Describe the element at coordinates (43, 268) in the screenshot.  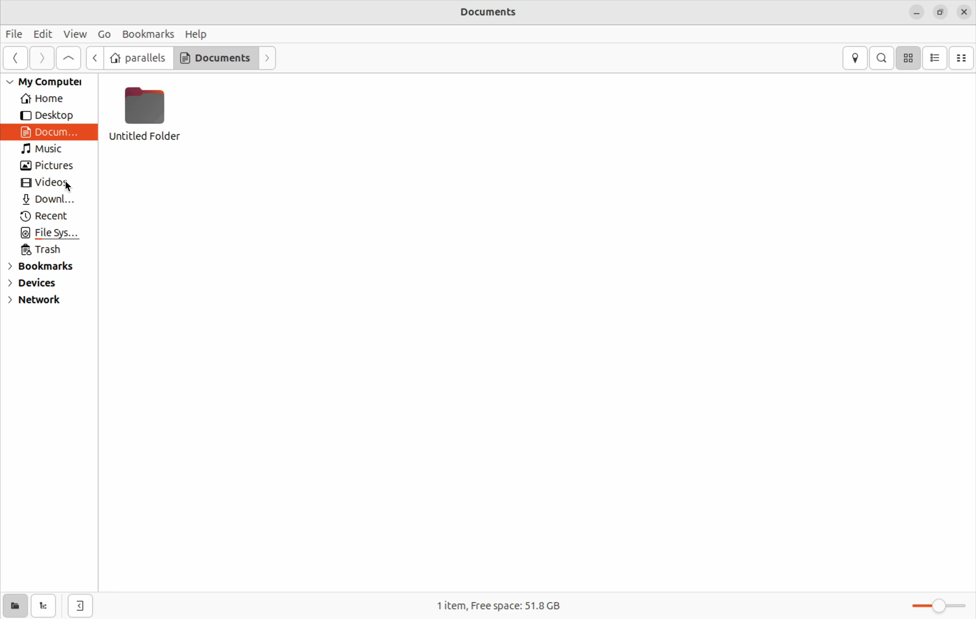
I see `Bookmarks` at that location.